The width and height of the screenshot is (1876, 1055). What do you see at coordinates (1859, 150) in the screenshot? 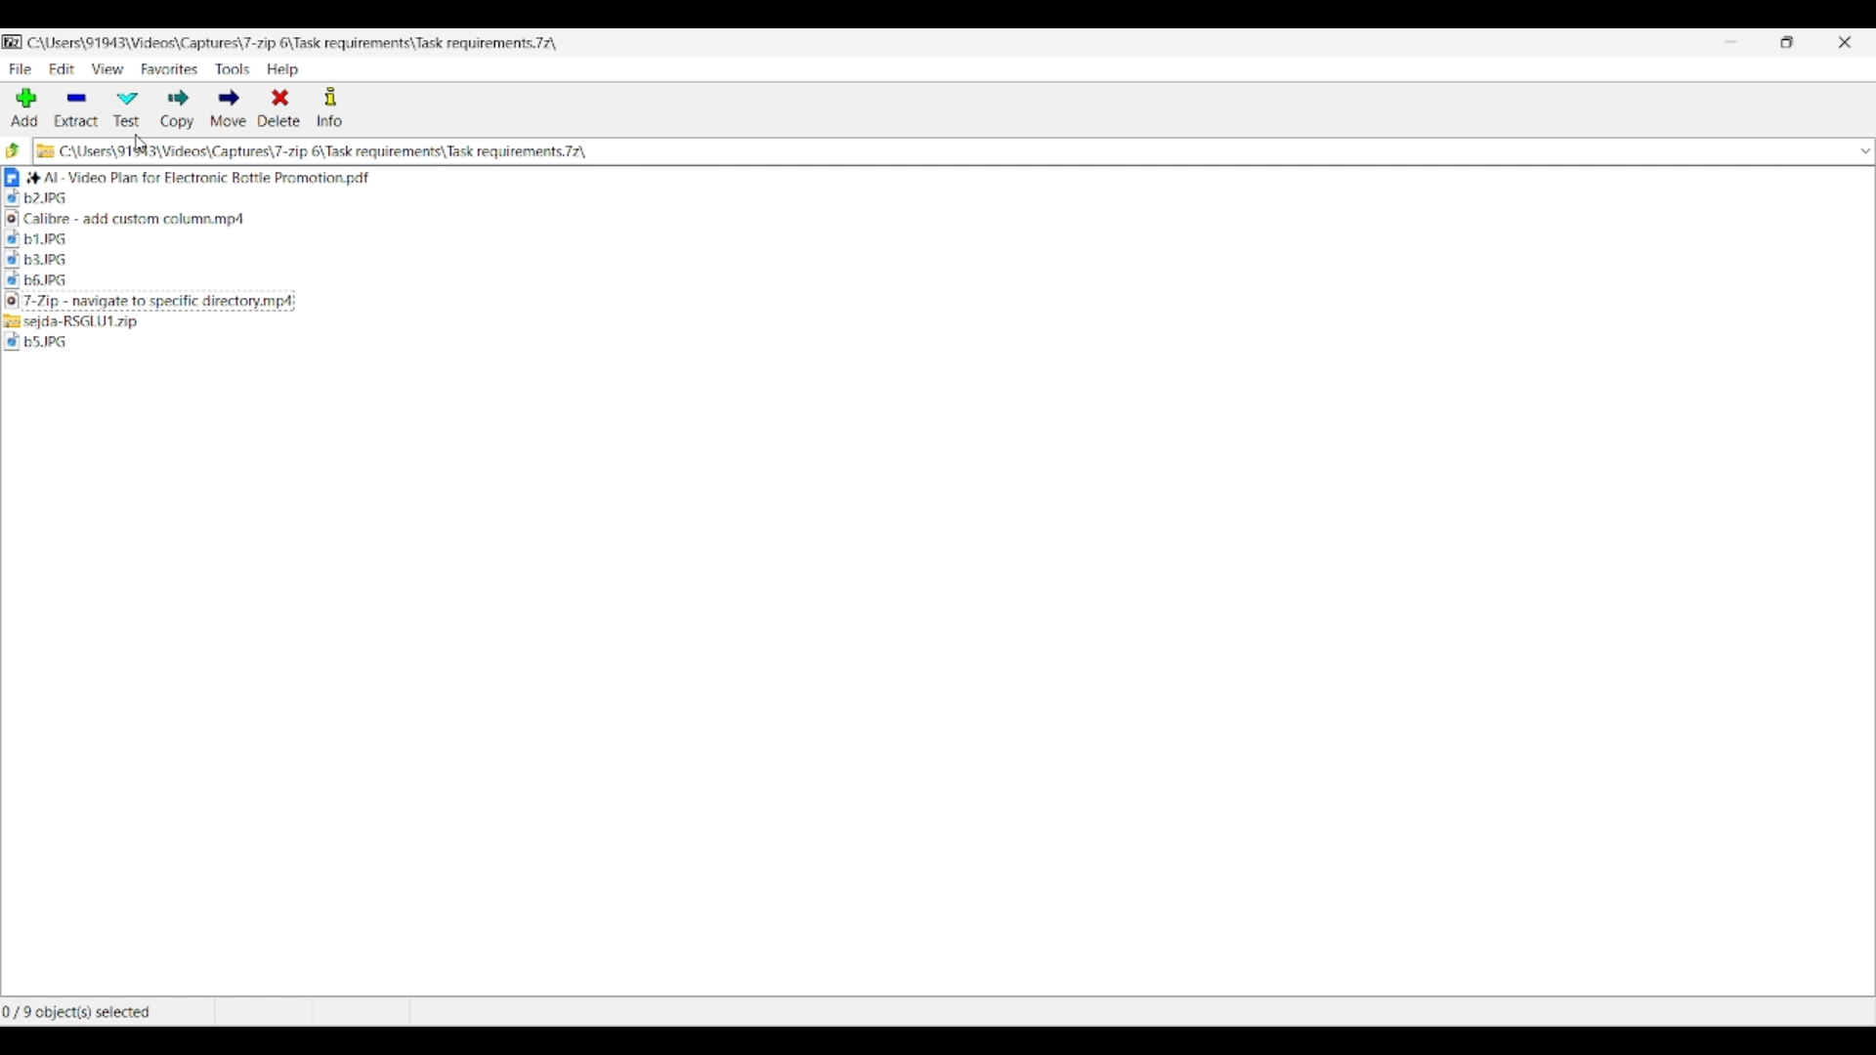
I see `list folder locations` at bounding box center [1859, 150].